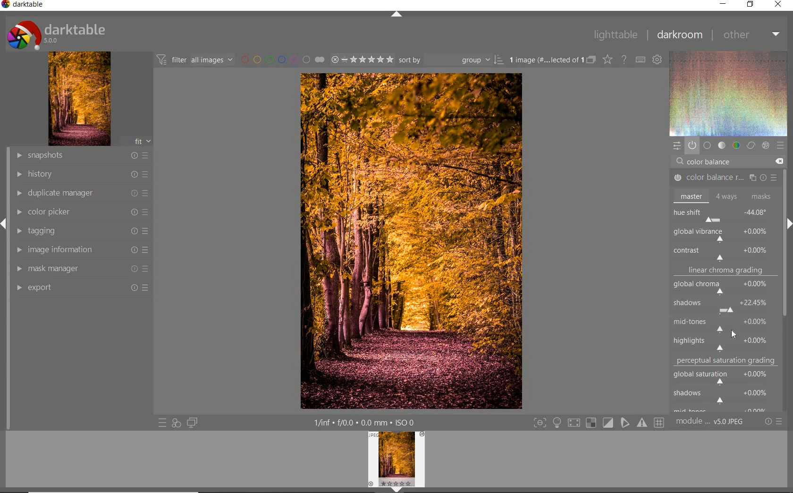  I want to click on filter images, so click(194, 60).